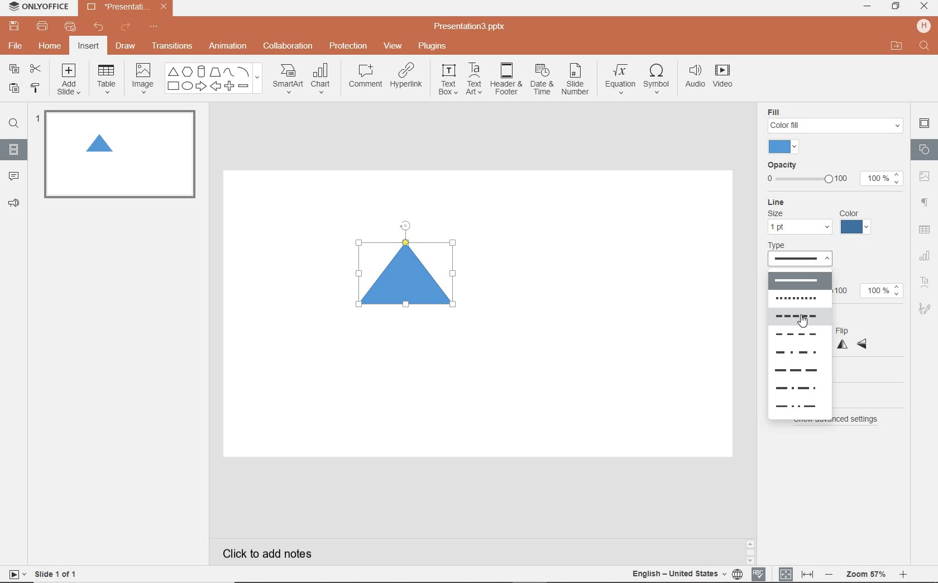 Image resolution: width=938 pixels, height=583 pixels. What do you see at coordinates (17, 44) in the screenshot?
I see `FILE` at bounding box center [17, 44].